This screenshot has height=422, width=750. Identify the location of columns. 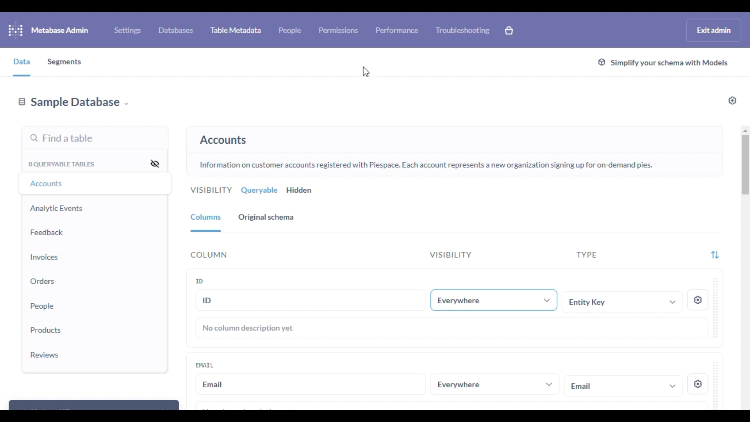
(206, 218).